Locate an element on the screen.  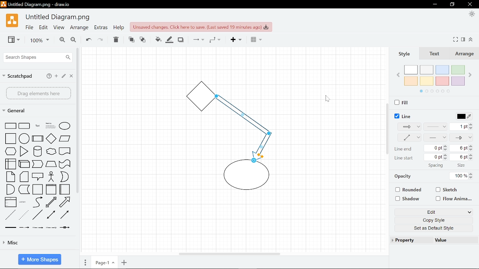
shape is located at coordinates (38, 151).